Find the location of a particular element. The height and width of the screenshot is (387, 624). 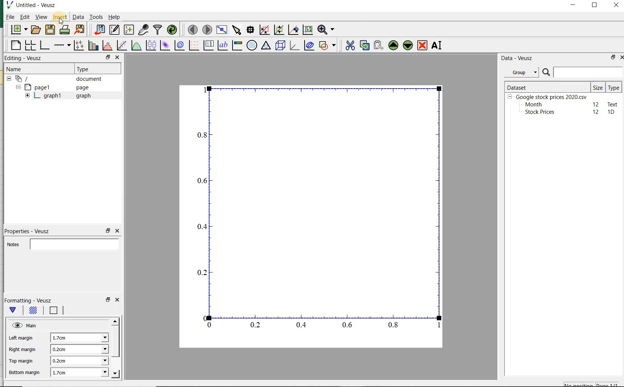

Name is located at coordinates (19, 69).